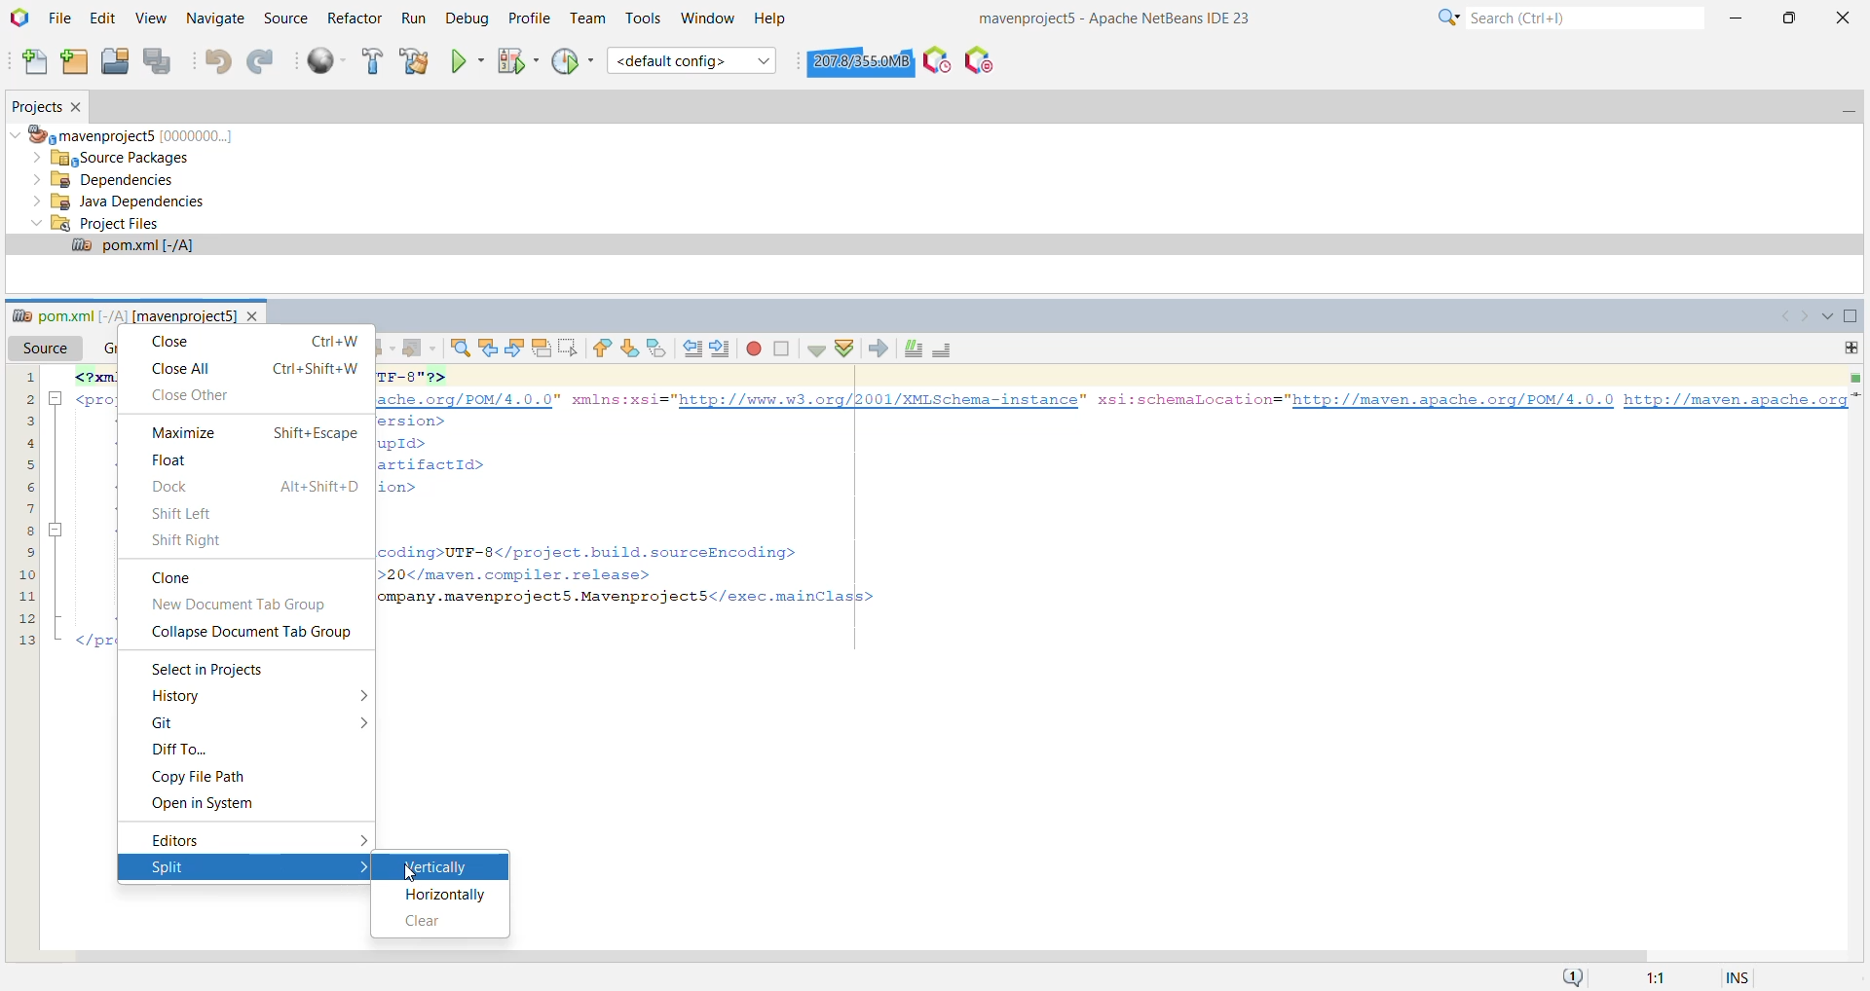 Image resolution: width=1870 pixels, height=991 pixels. What do you see at coordinates (49, 349) in the screenshot?
I see `Source` at bounding box center [49, 349].